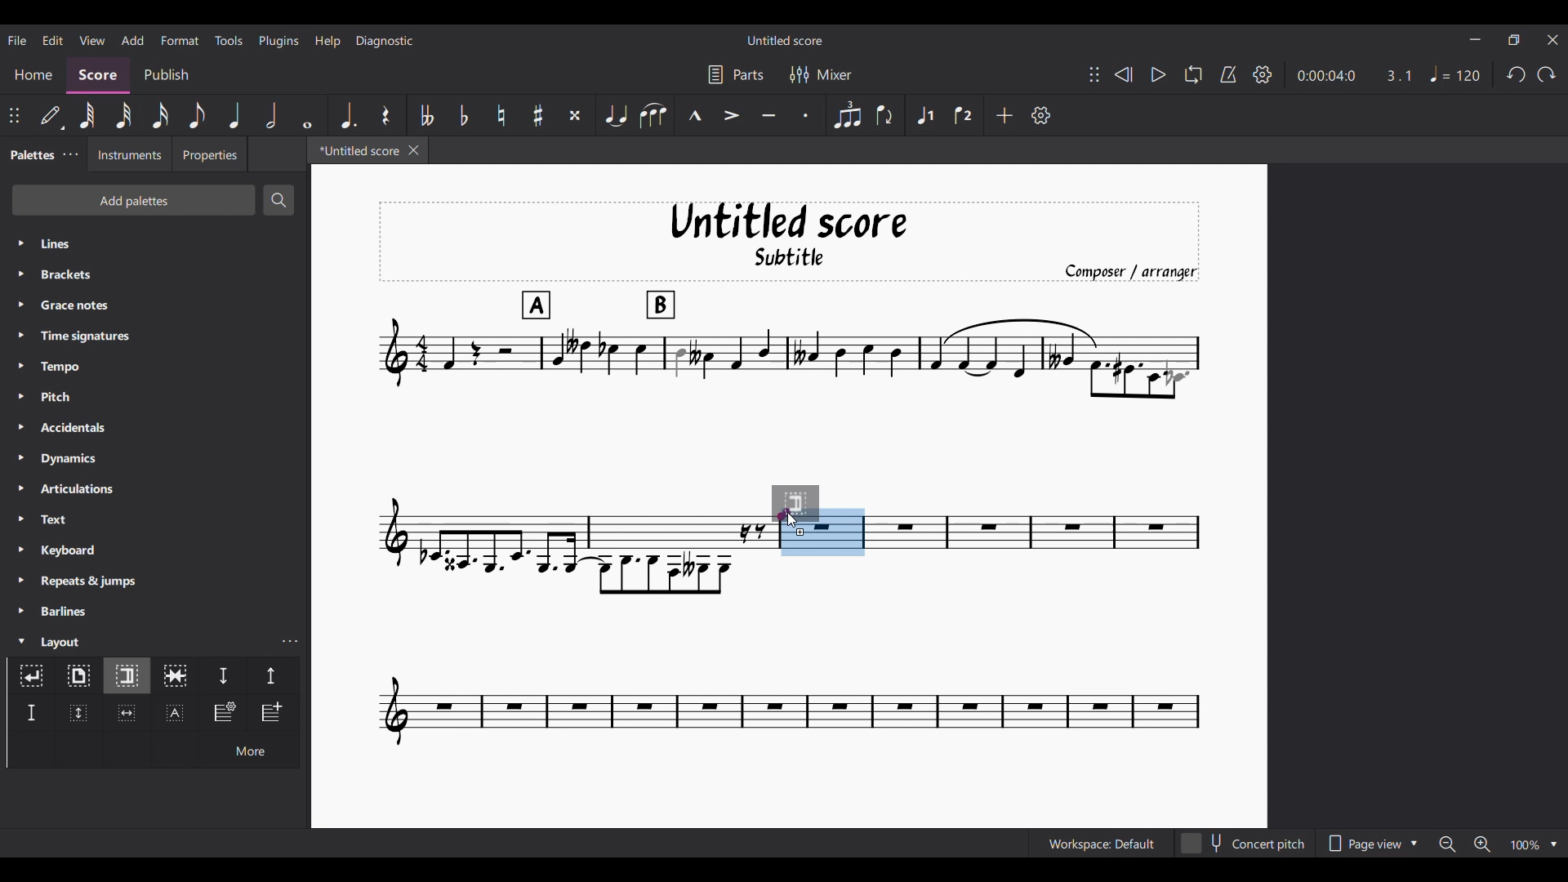  Describe the element at coordinates (31, 713) in the screenshot. I see `Staff spacer fixed down` at that location.